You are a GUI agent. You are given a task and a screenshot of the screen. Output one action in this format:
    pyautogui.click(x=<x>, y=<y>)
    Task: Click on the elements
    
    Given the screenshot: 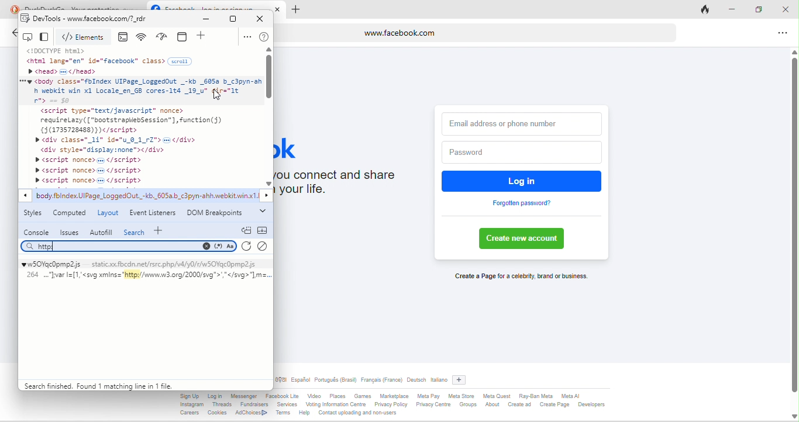 What is the action you would take?
    pyautogui.click(x=85, y=37)
    